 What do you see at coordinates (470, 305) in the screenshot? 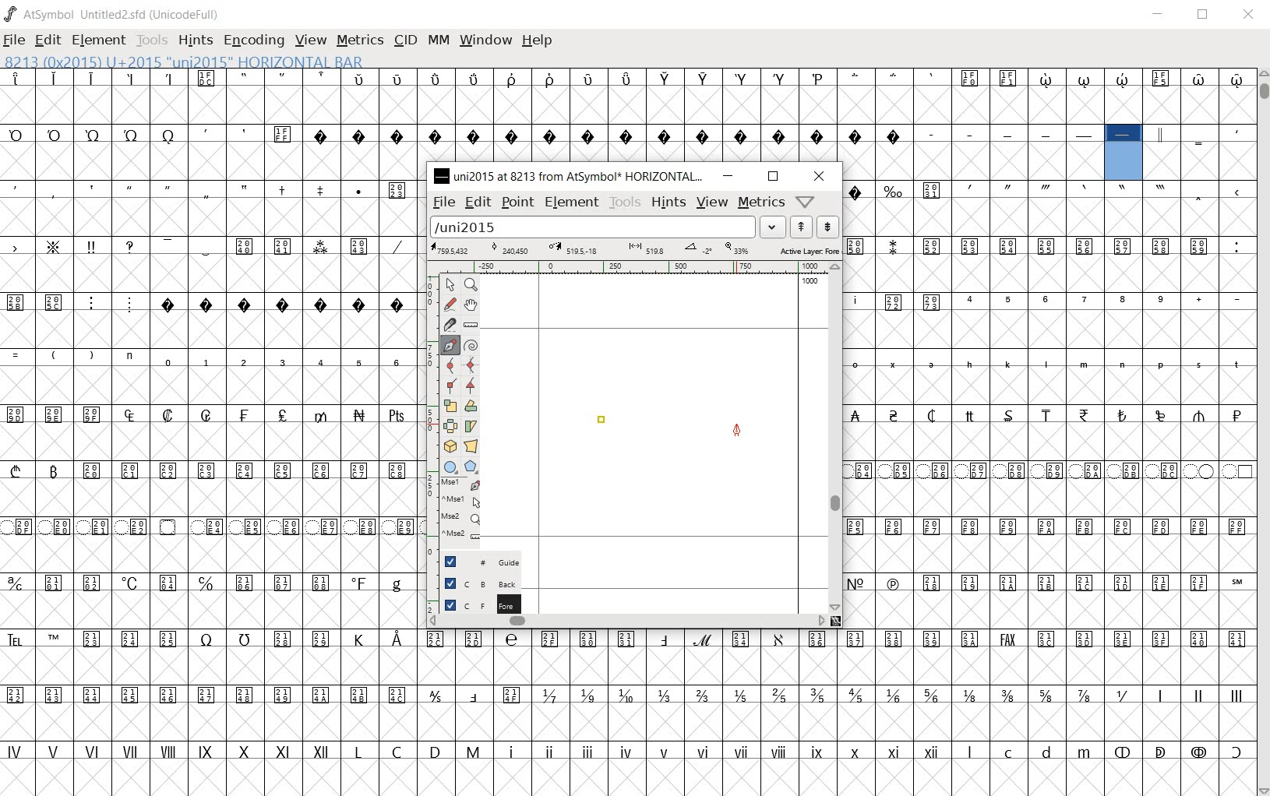
I see `scroll by hand` at bounding box center [470, 305].